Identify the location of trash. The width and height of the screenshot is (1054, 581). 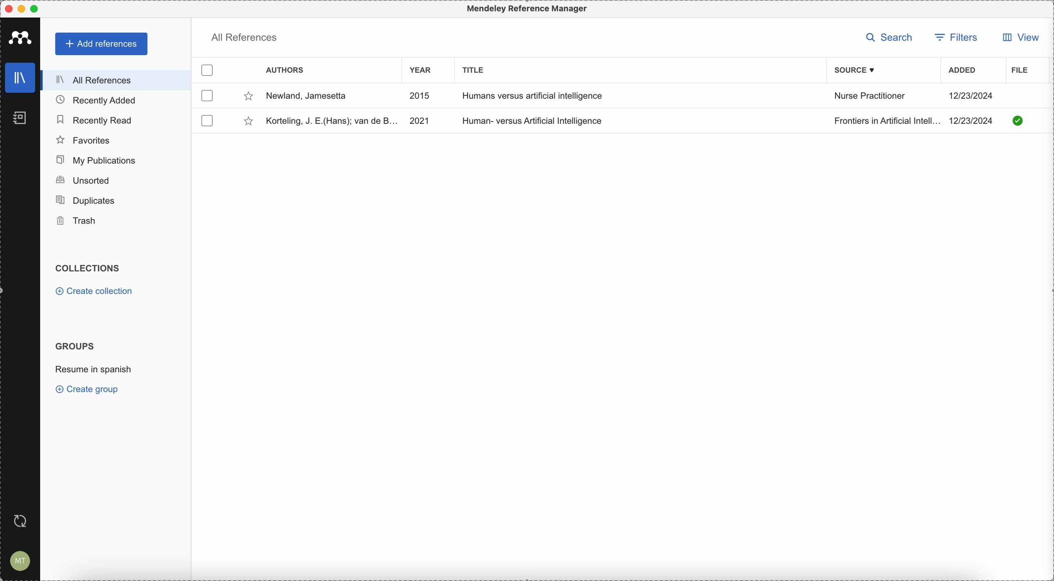
(79, 222).